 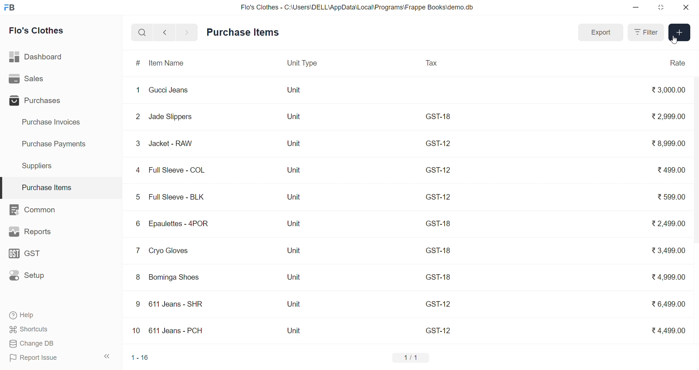 What do you see at coordinates (39, 56) in the screenshot?
I see `Dashboard` at bounding box center [39, 56].